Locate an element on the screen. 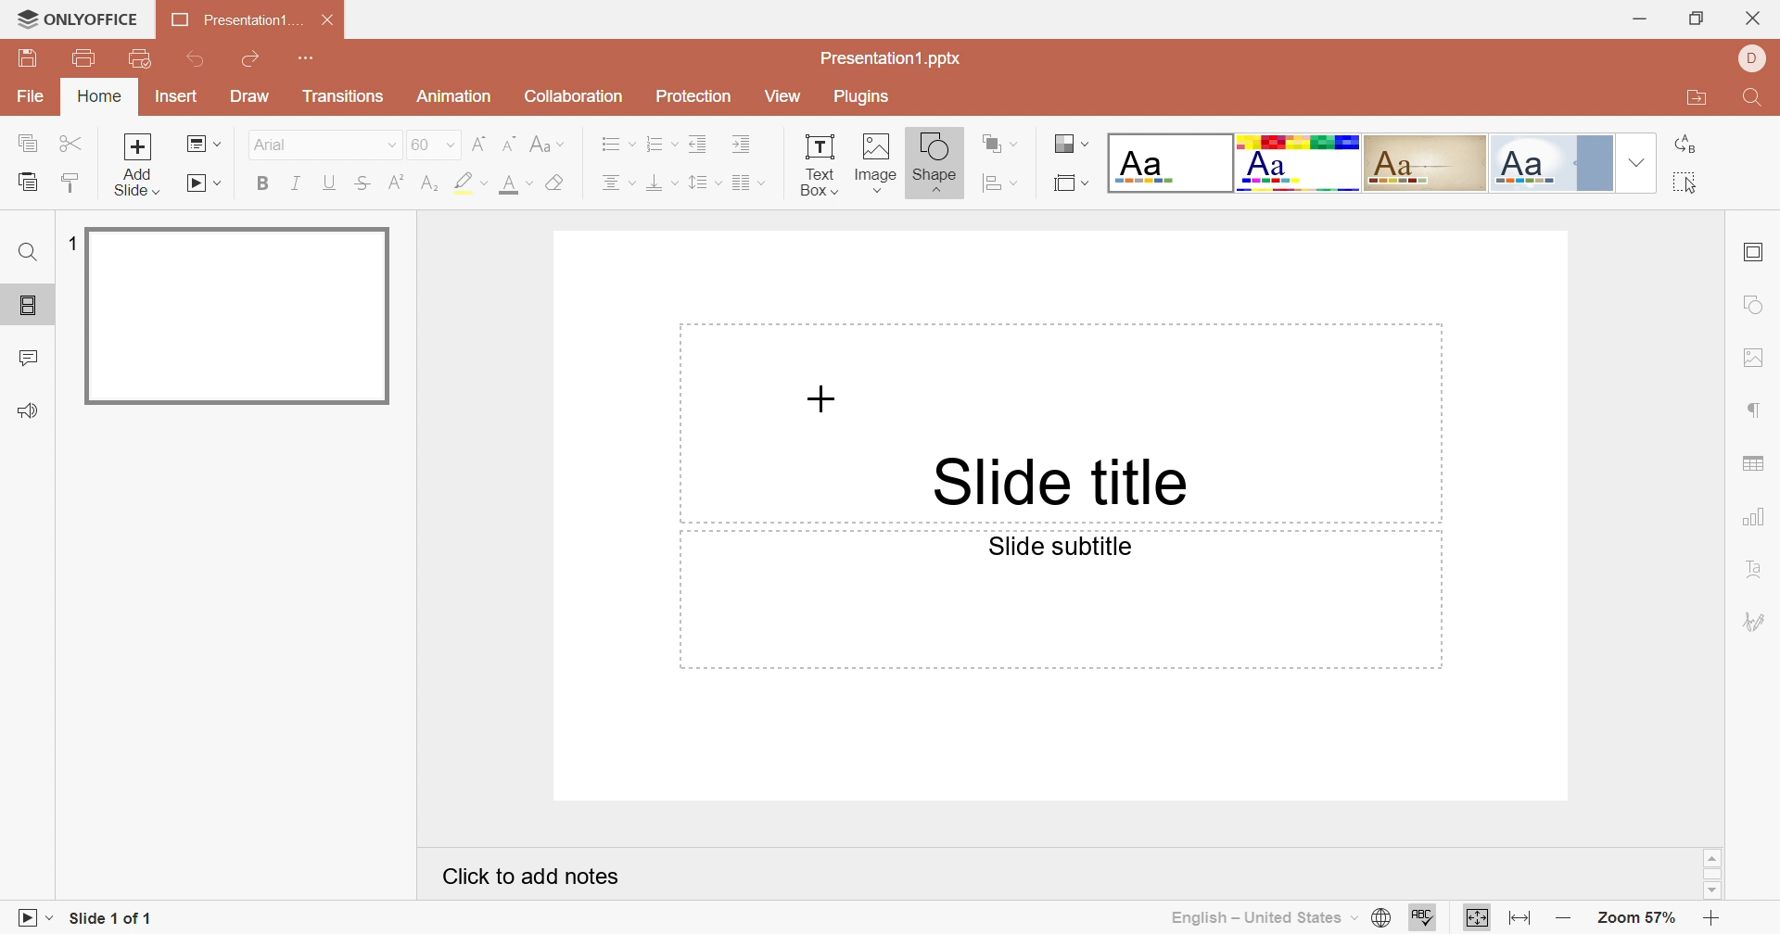 This screenshot has width=1780, height=934. Shape settings is located at coordinates (1758, 304).